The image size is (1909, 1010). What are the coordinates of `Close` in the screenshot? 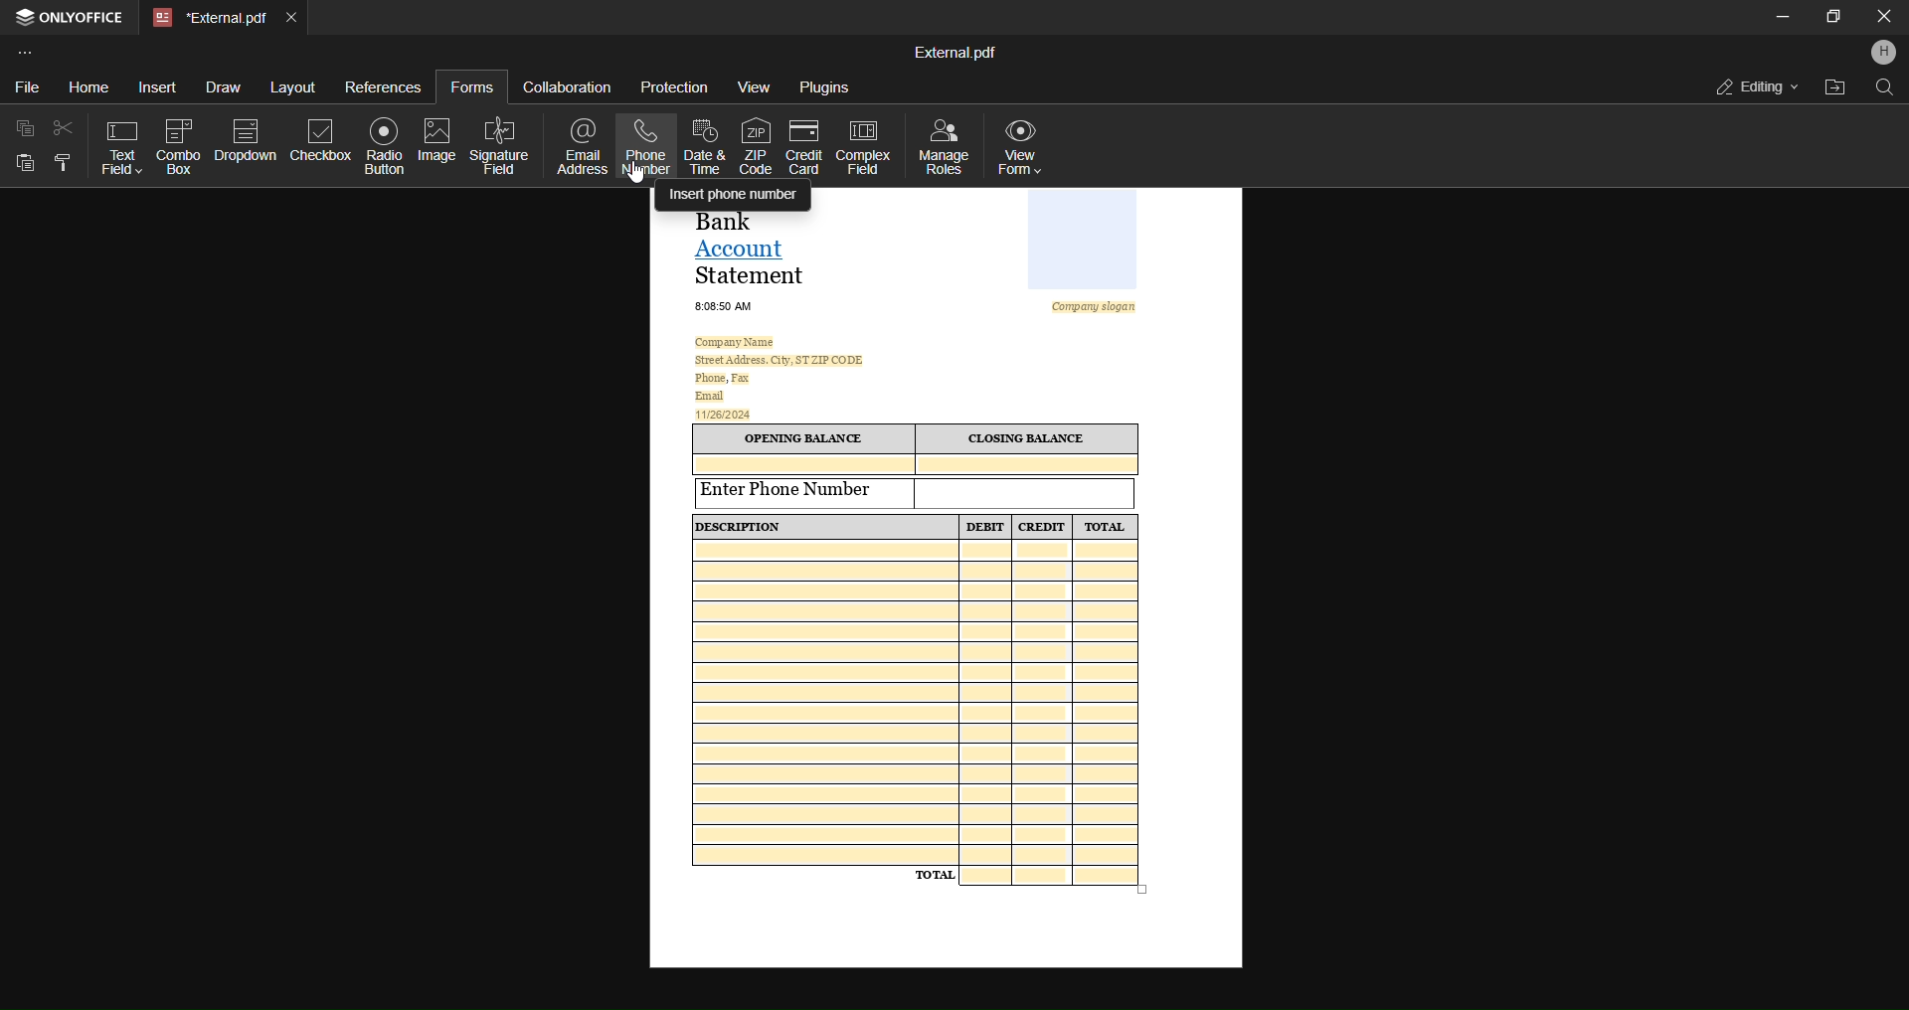 It's located at (1880, 16).